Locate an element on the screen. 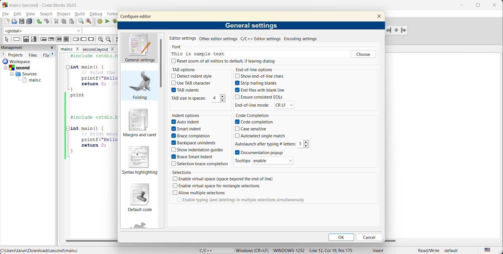 This screenshot has width=503, height=254. Codeblock logo is located at coordinates (4, 4).